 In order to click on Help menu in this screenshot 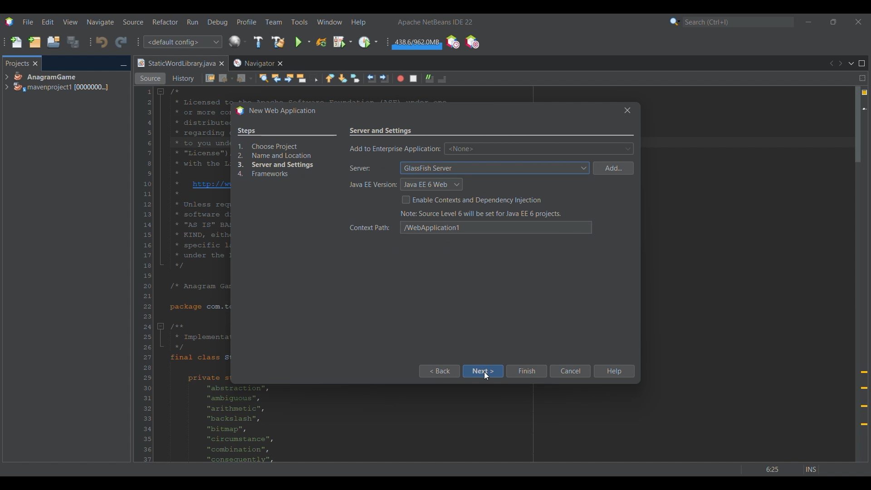, I will do `click(358, 22)`.